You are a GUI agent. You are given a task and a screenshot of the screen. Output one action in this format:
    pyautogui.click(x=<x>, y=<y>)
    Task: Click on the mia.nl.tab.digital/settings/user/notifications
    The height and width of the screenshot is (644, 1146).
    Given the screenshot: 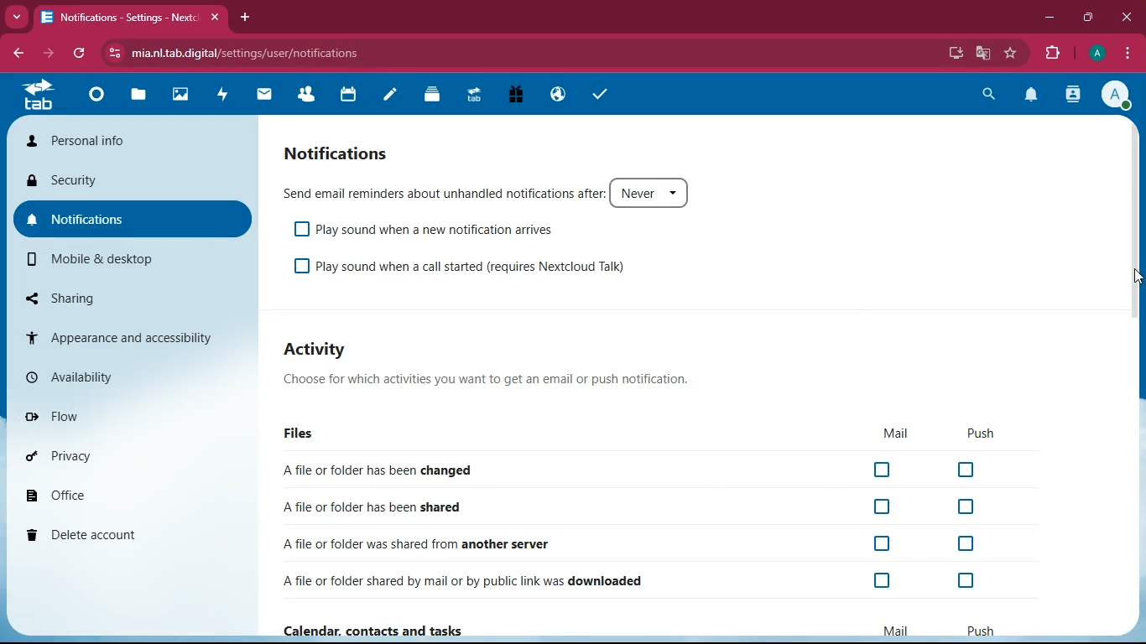 What is the action you would take?
    pyautogui.click(x=254, y=53)
    